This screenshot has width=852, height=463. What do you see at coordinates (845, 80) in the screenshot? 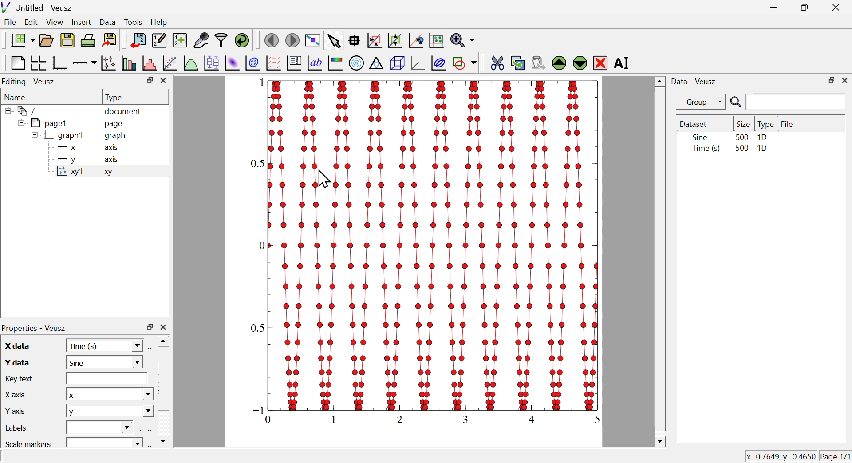
I see `close` at bounding box center [845, 80].